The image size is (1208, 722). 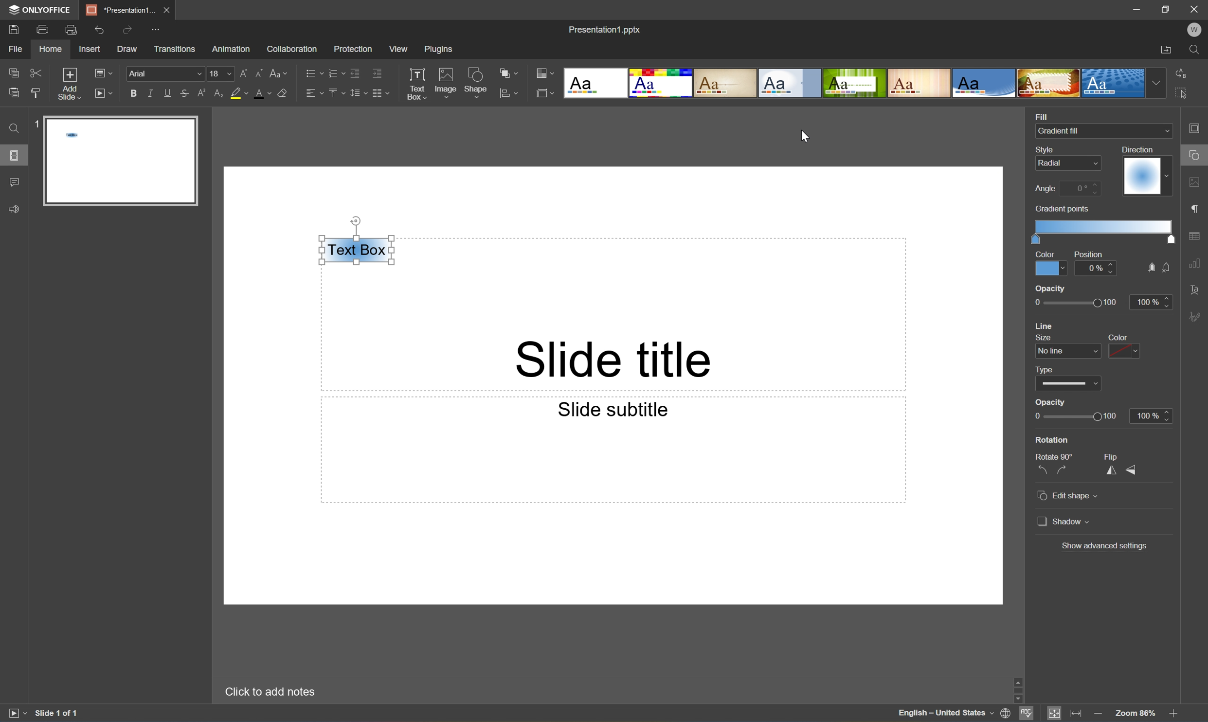 I want to click on W, so click(x=1197, y=31).